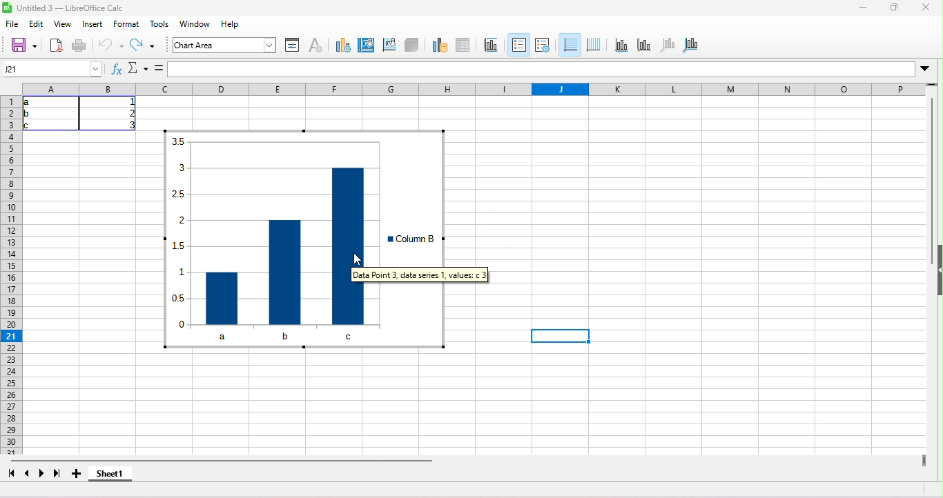 This screenshot has height=498, width=943. Describe the element at coordinates (59, 475) in the screenshot. I see `last sheet` at that location.